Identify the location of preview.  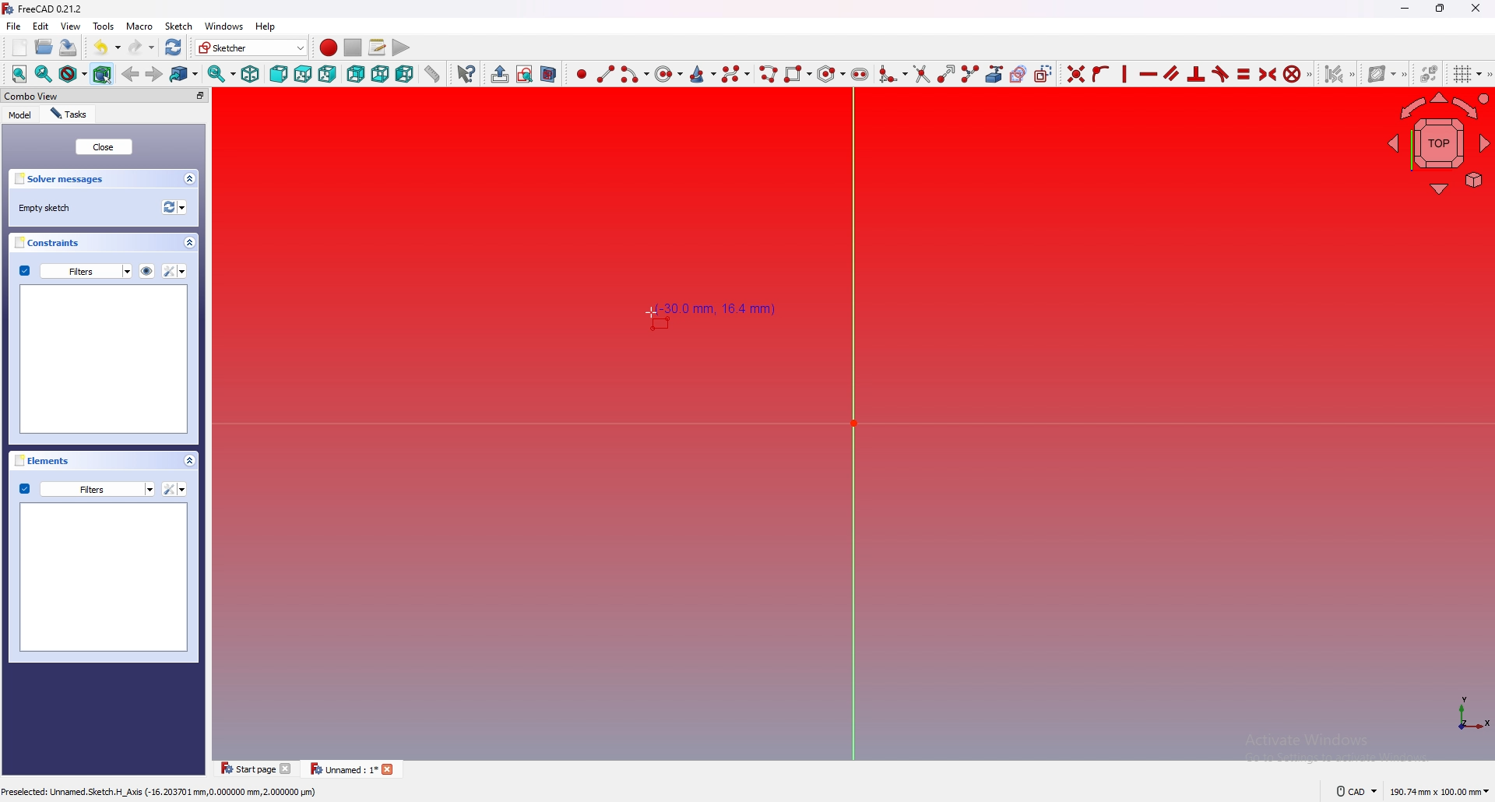
(104, 575).